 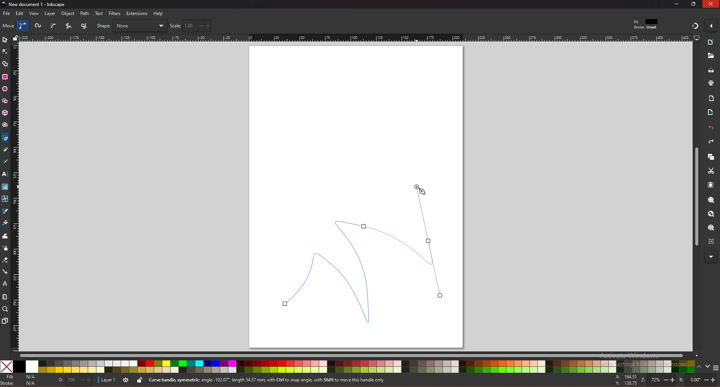 I want to click on text, so click(x=4, y=174).